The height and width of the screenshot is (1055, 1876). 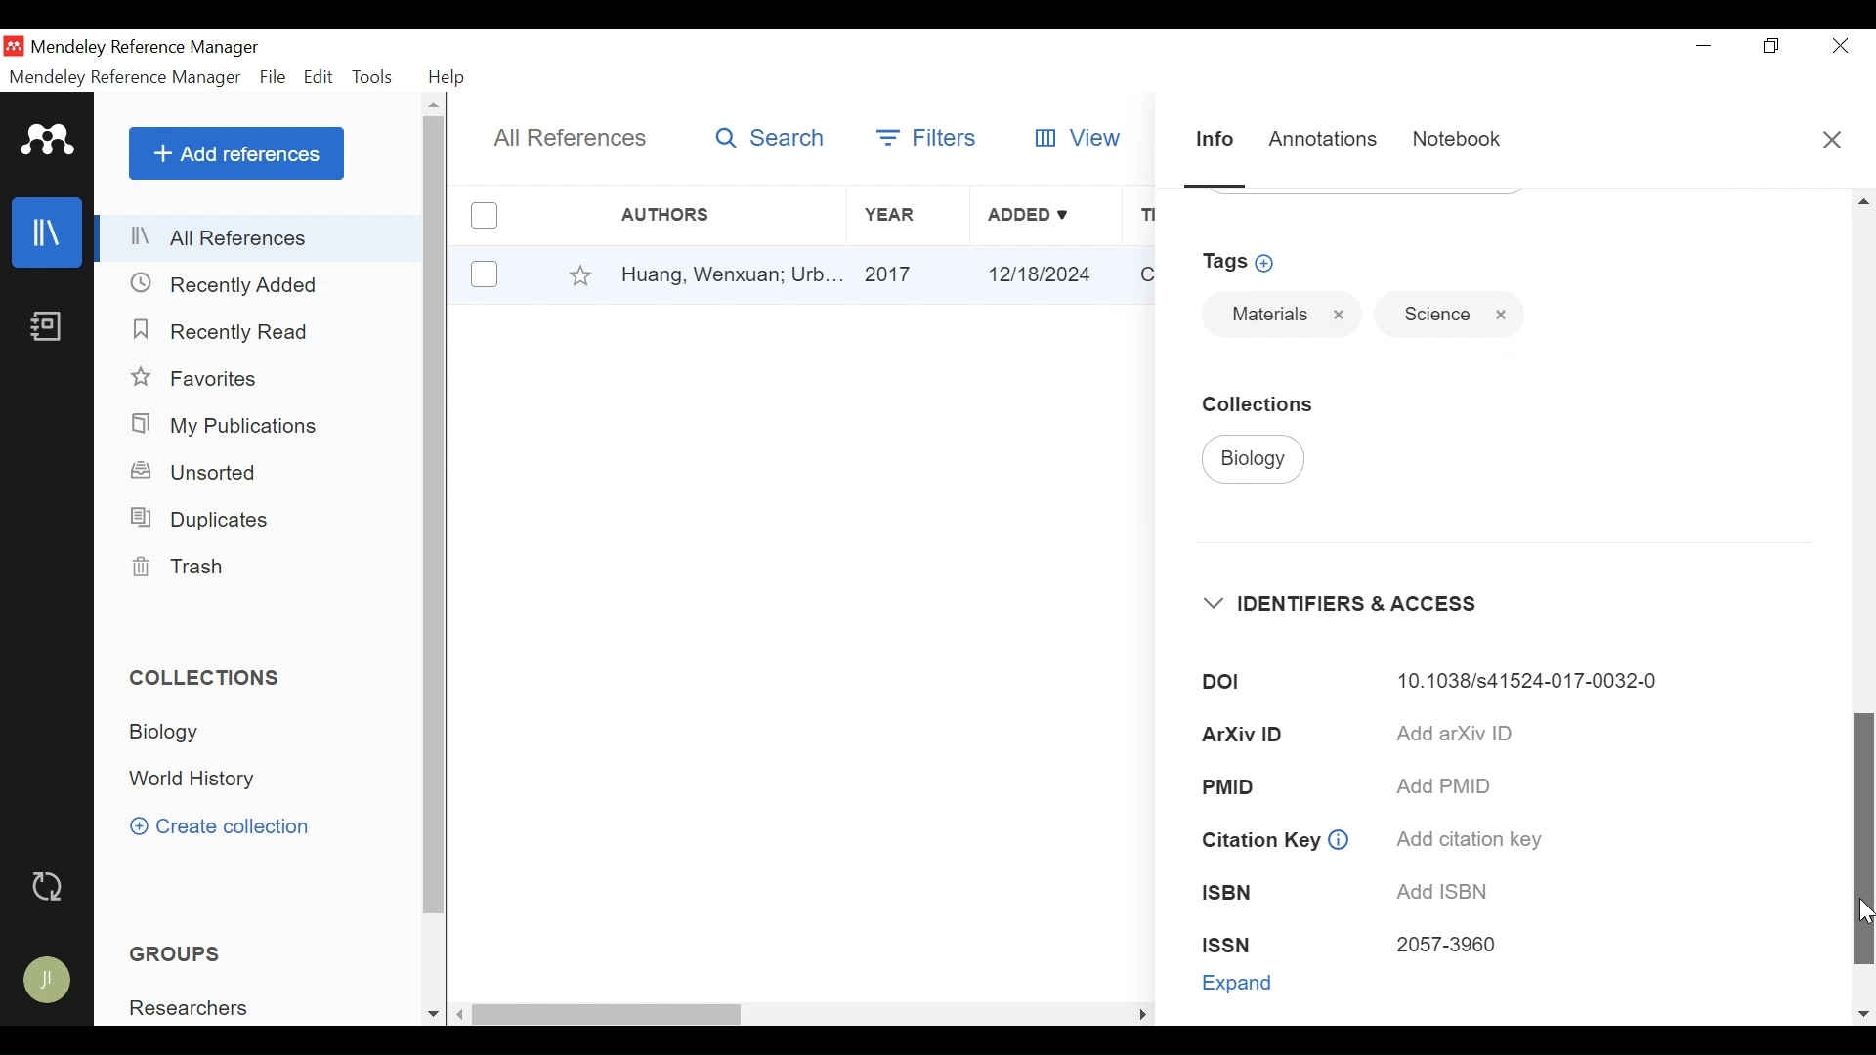 I want to click on Filters, so click(x=927, y=134).